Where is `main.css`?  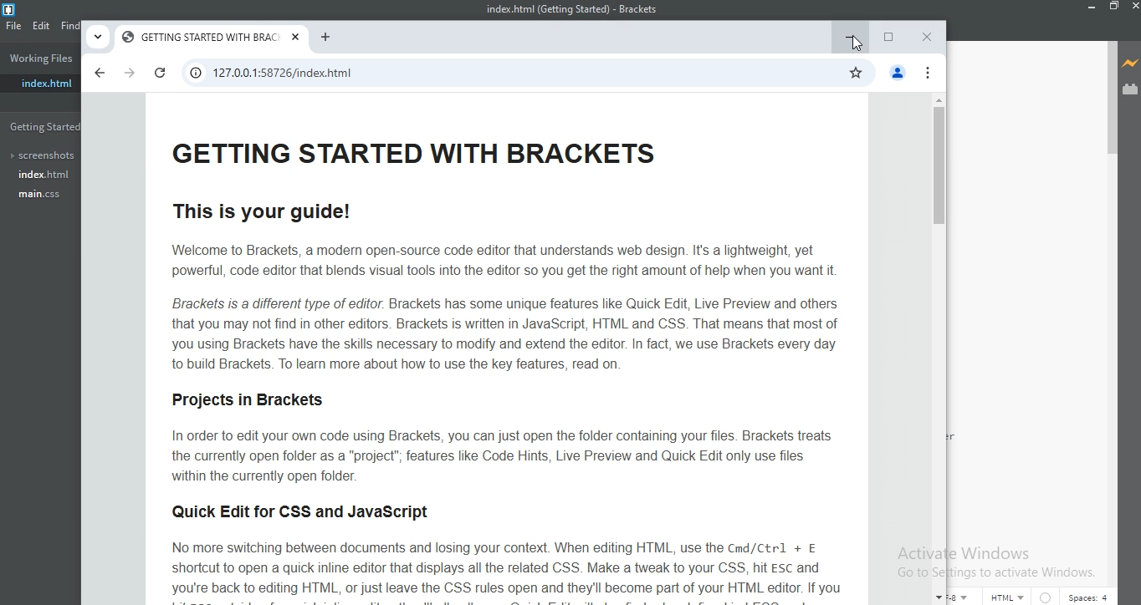 main.css is located at coordinates (43, 197).